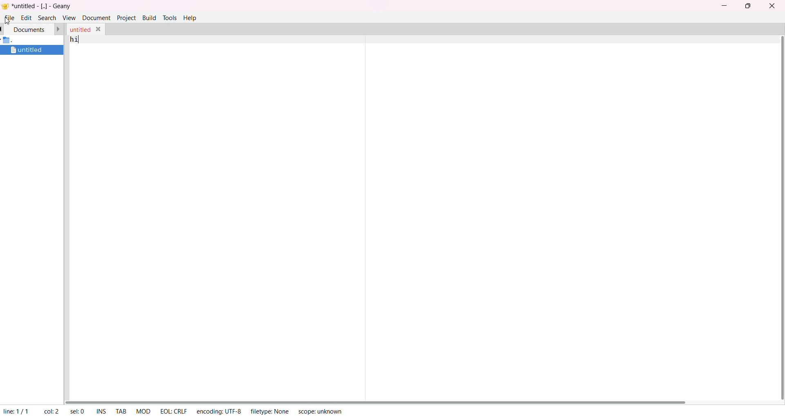 This screenshot has height=416, width=785. Describe the element at coordinates (123, 410) in the screenshot. I see `tab` at that location.